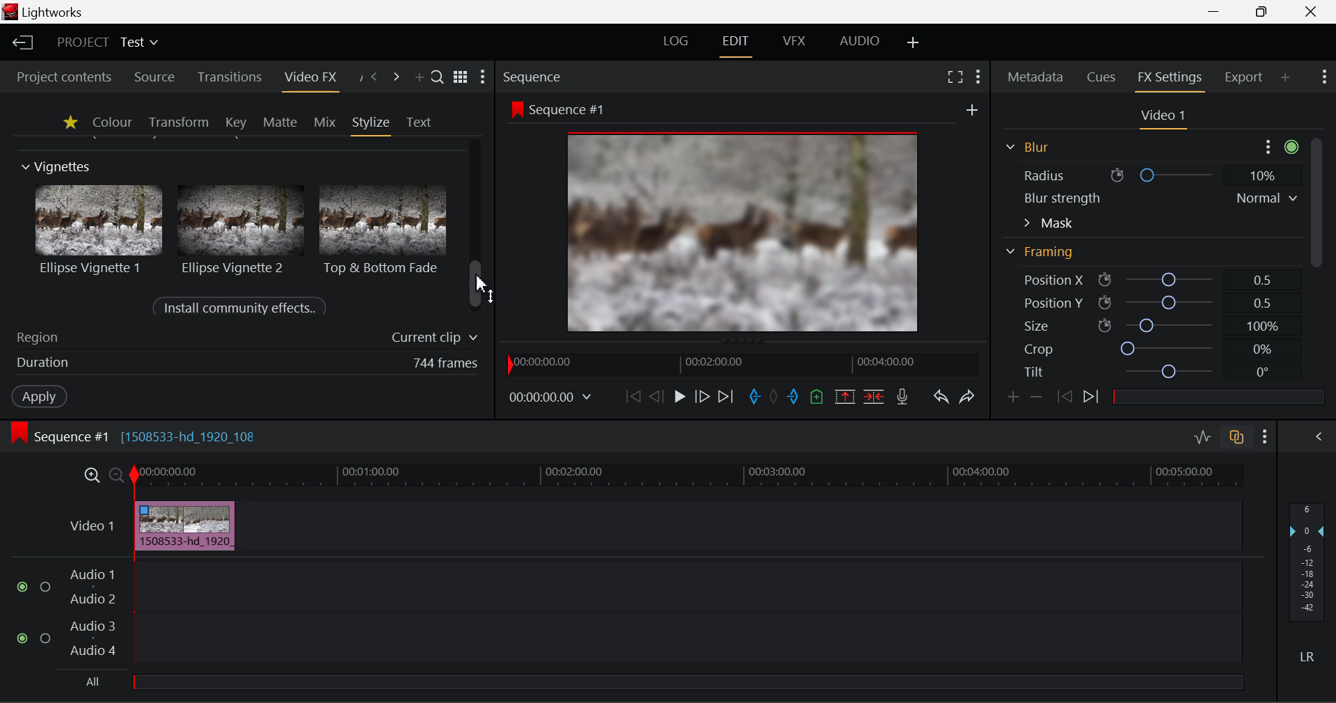 This screenshot has width=1336, height=703. Describe the element at coordinates (419, 79) in the screenshot. I see `Add Panel` at that location.